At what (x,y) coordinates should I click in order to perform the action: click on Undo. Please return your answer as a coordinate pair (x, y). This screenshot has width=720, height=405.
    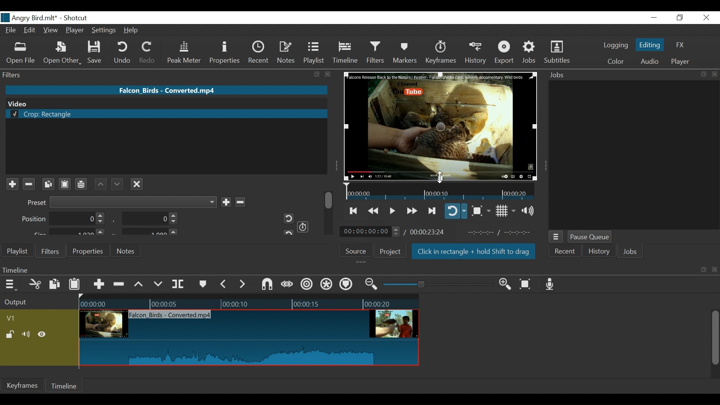
    Looking at the image, I should click on (123, 52).